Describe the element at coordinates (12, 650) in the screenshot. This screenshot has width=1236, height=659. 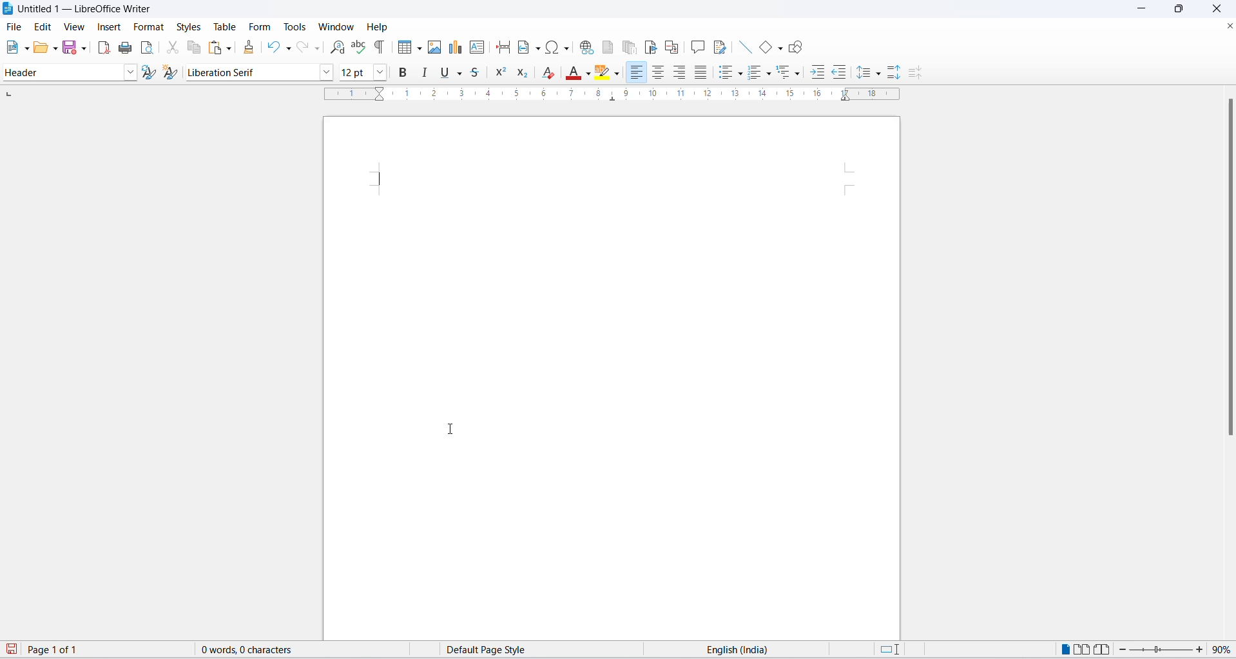
I see `save` at that location.